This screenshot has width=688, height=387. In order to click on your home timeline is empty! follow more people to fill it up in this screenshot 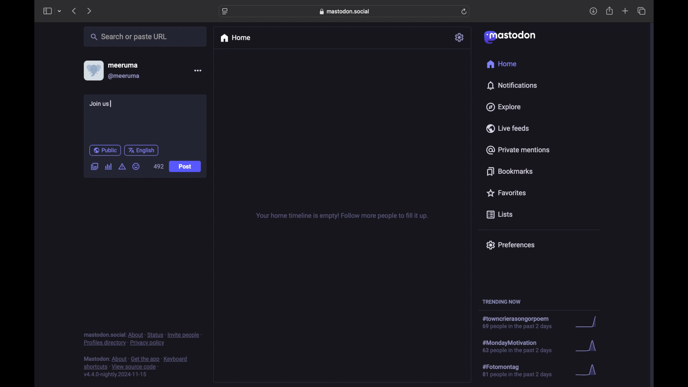, I will do `click(342, 216)`.